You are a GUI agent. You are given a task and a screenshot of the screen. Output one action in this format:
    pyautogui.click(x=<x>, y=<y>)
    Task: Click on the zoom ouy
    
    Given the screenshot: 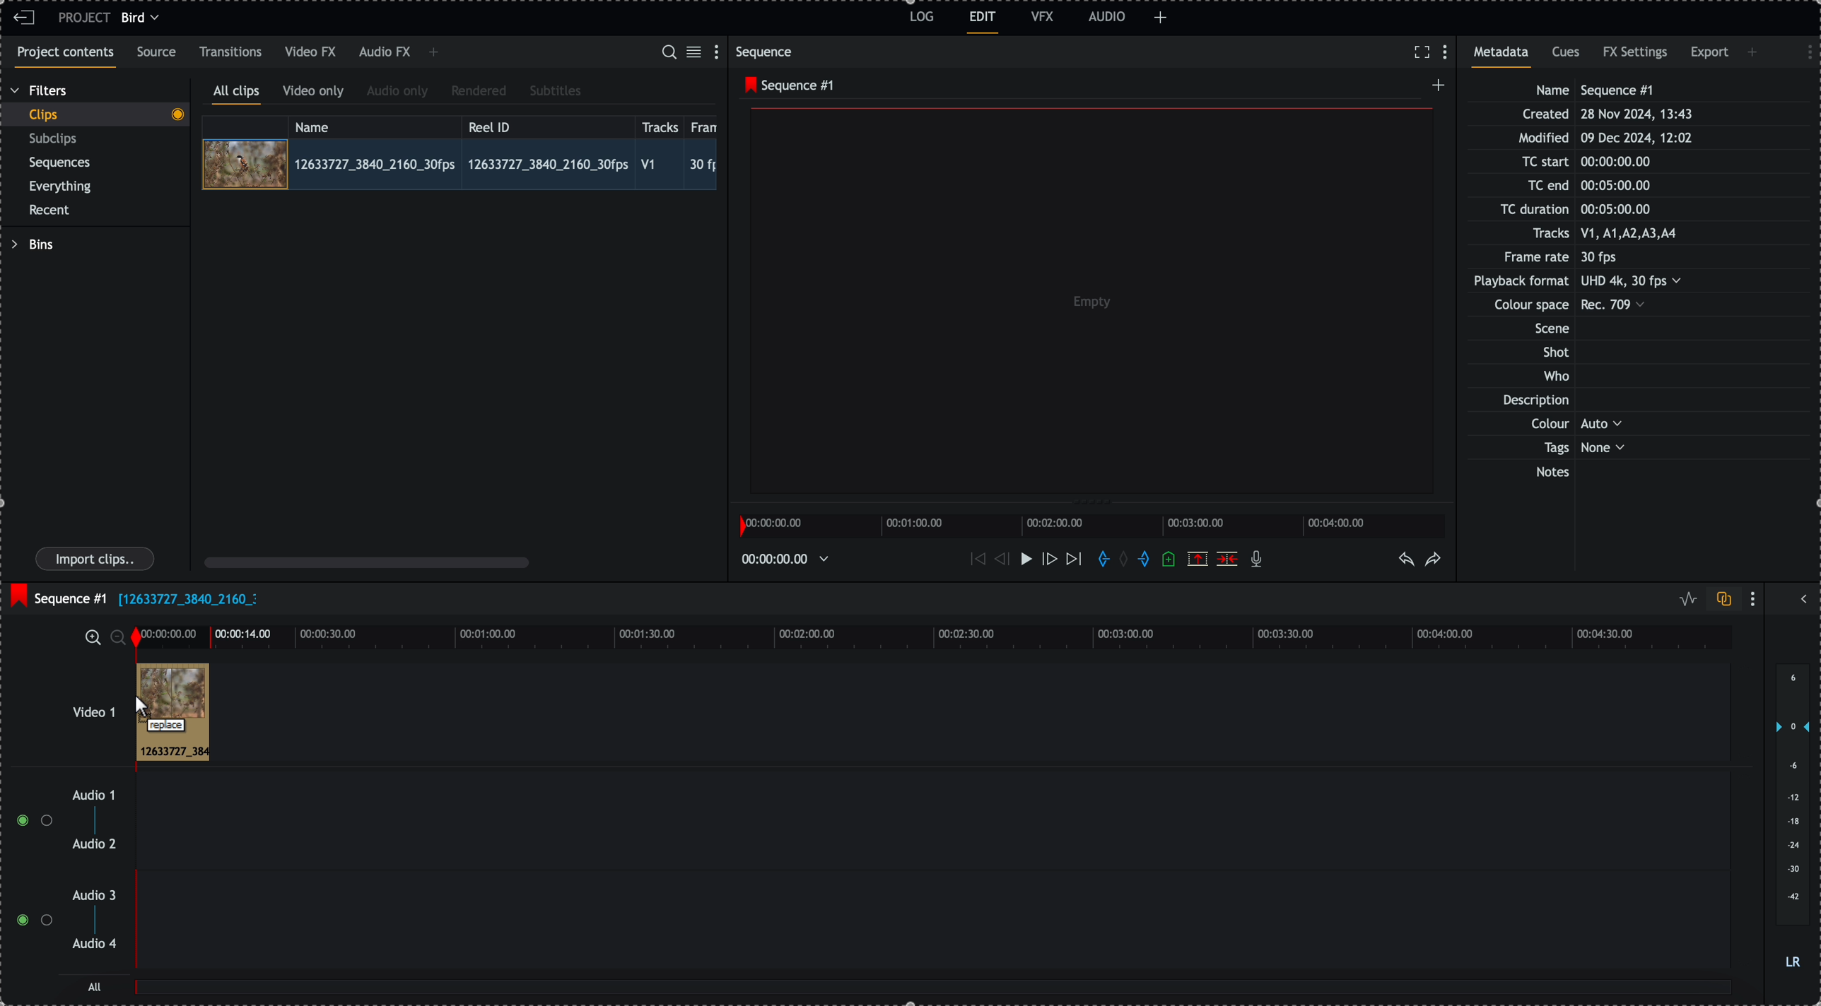 What is the action you would take?
    pyautogui.click(x=119, y=637)
    